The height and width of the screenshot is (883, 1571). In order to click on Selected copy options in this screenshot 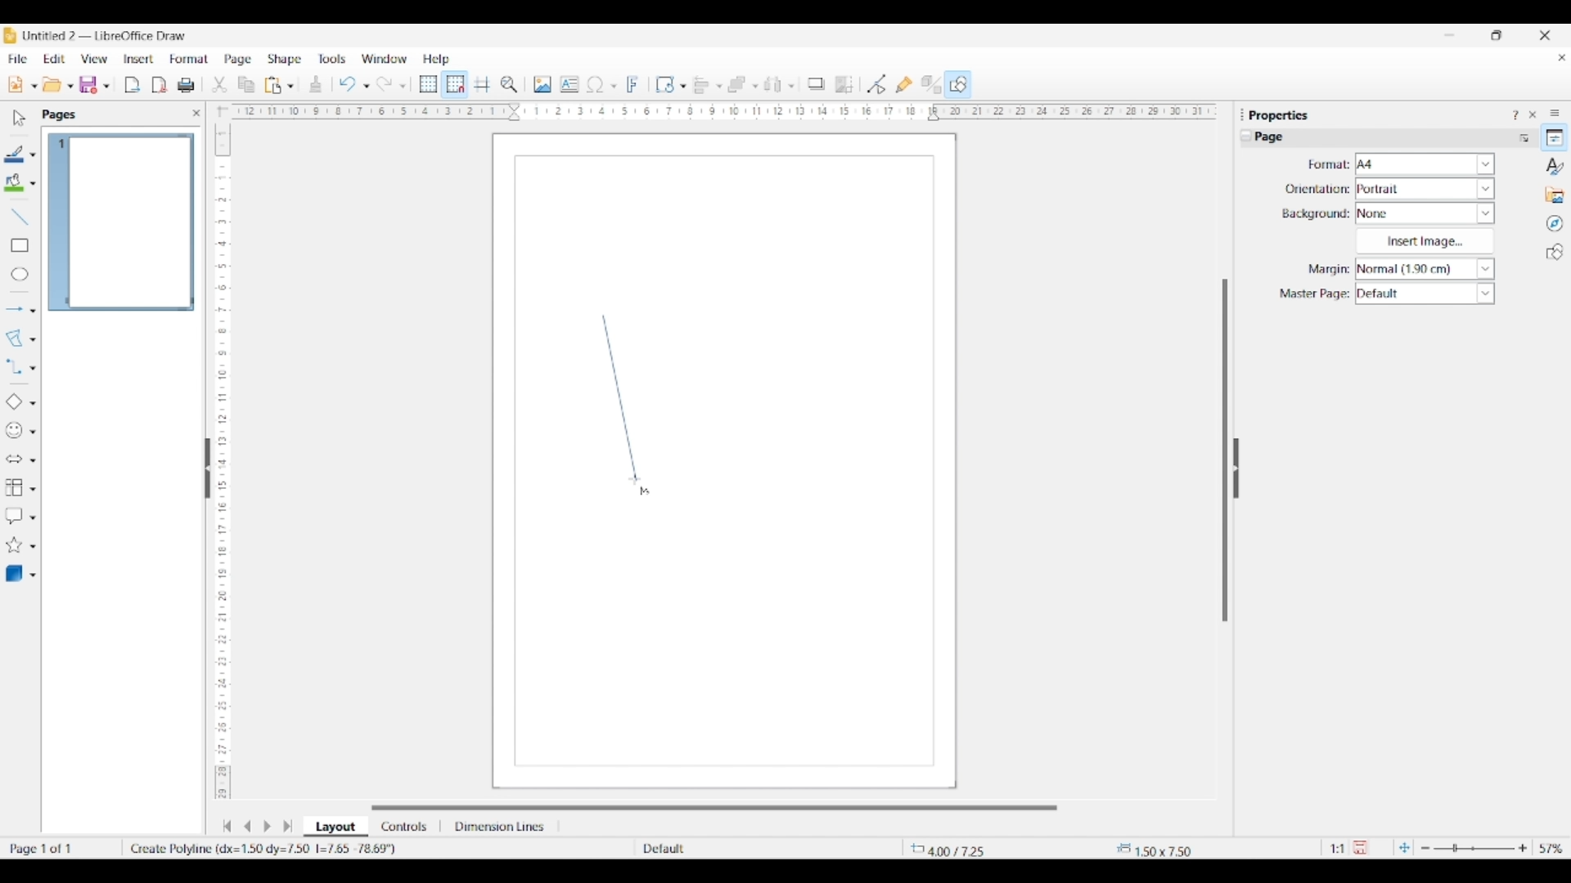, I will do `click(219, 85)`.